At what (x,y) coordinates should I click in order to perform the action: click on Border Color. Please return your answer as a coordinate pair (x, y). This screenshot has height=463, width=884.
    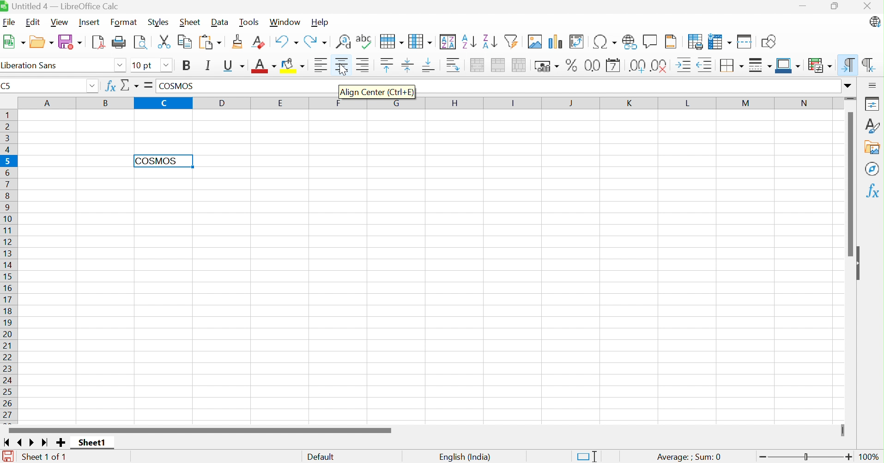
    Looking at the image, I should click on (788, 65).